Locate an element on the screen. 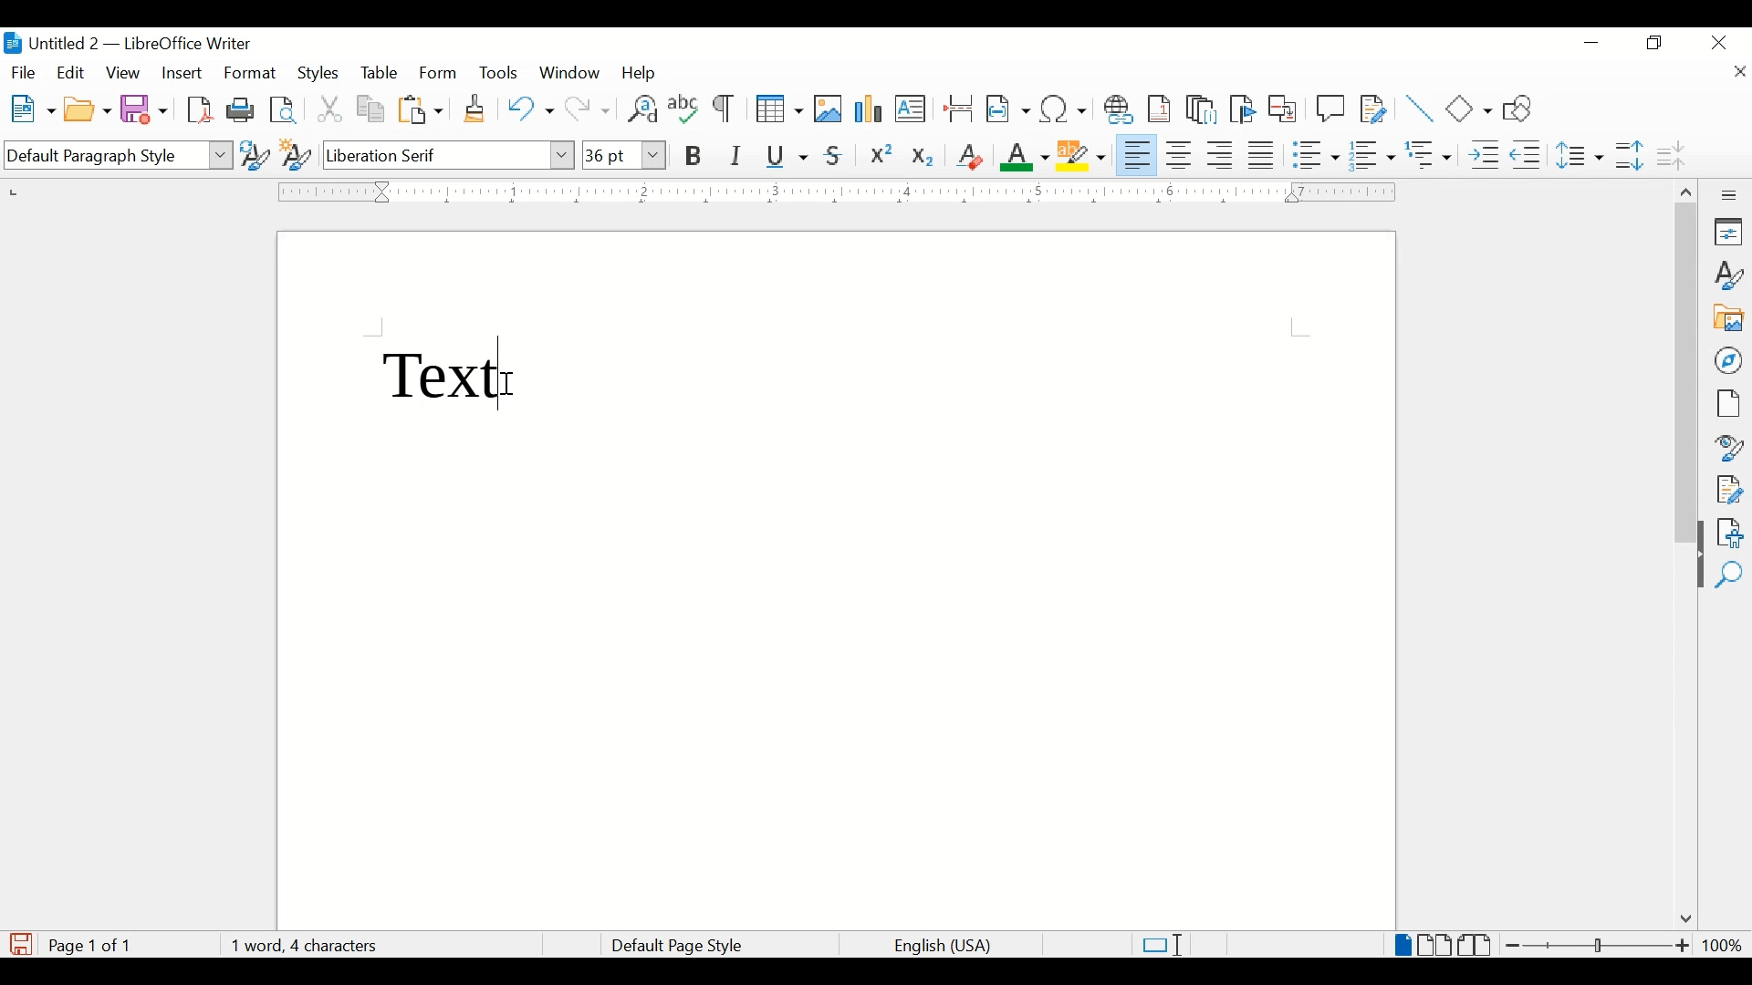 The image size is (1752, 985). language is located at coordinates (944, 947).